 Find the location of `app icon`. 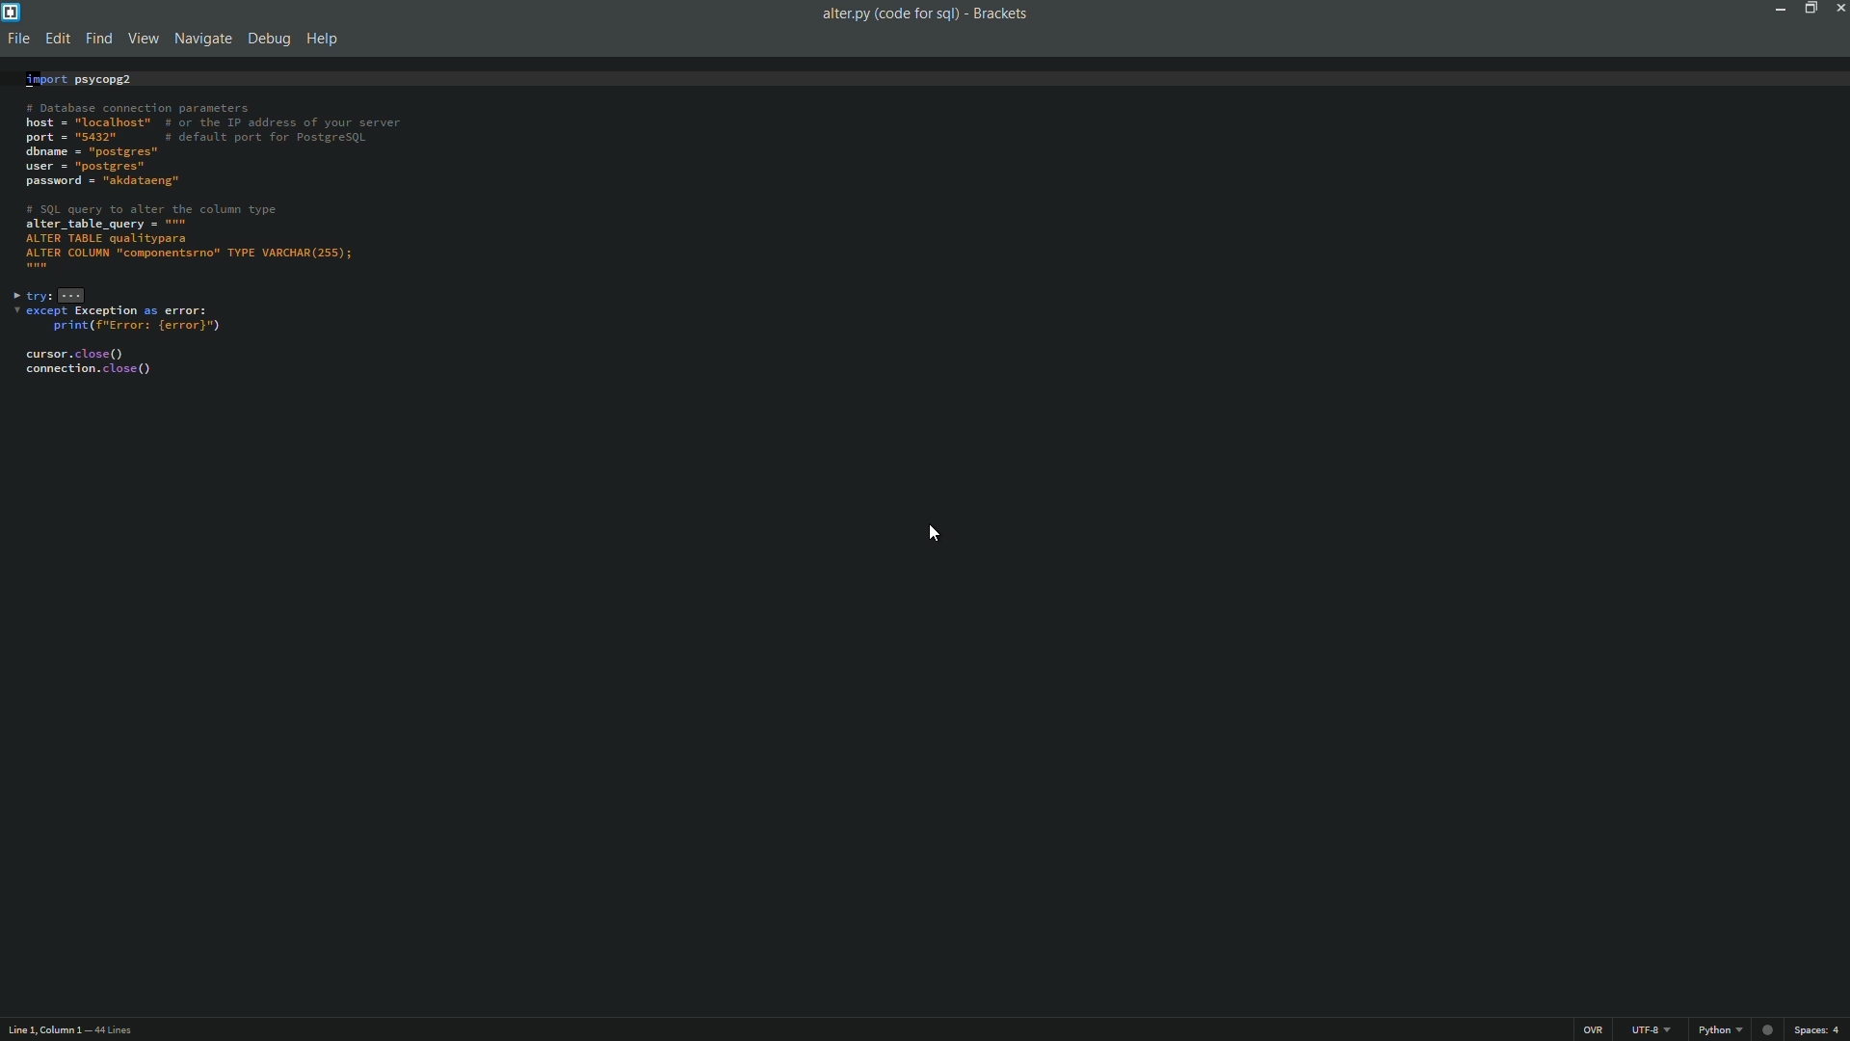

app icon is located at coordinates (12, 12).